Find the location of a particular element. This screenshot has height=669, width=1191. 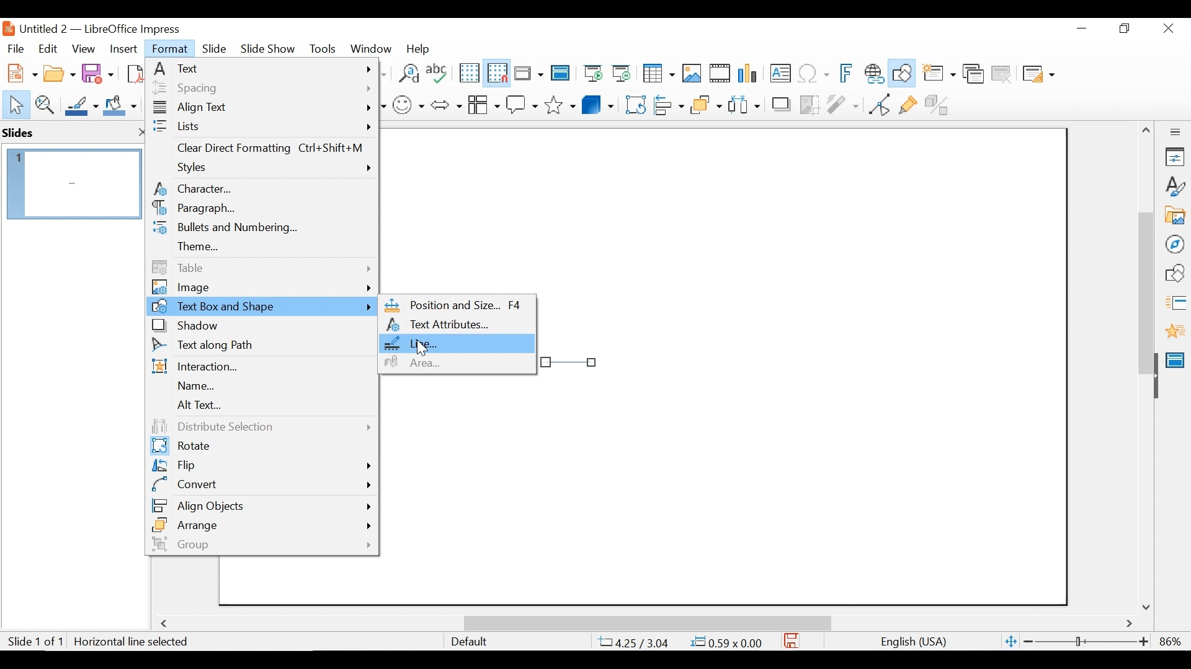

Align Text is located at coordinates (262, 109).